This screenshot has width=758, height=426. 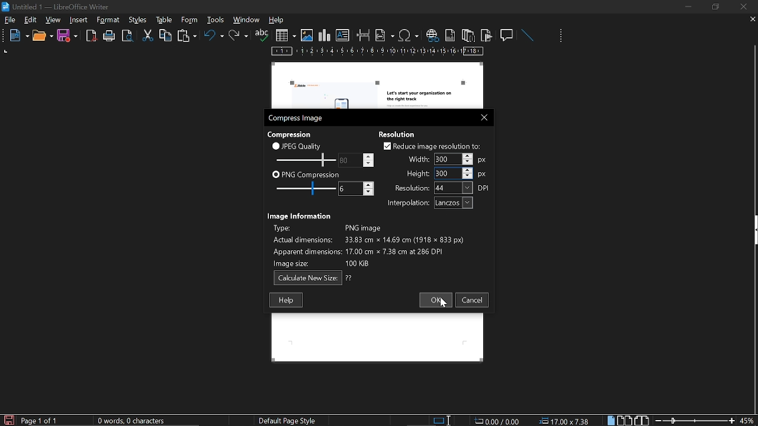 I want to click on calculate new size, so click(x=313, y=278).